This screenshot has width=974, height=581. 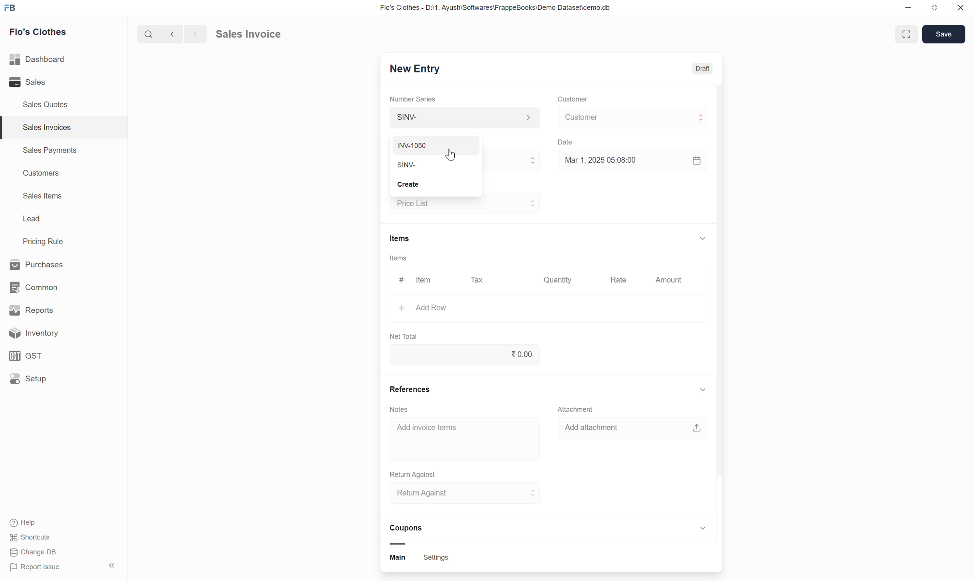 What do you see at coordinates (478, 282) in the screenshot?
I see `Tax` at bounding box center [478, 282].